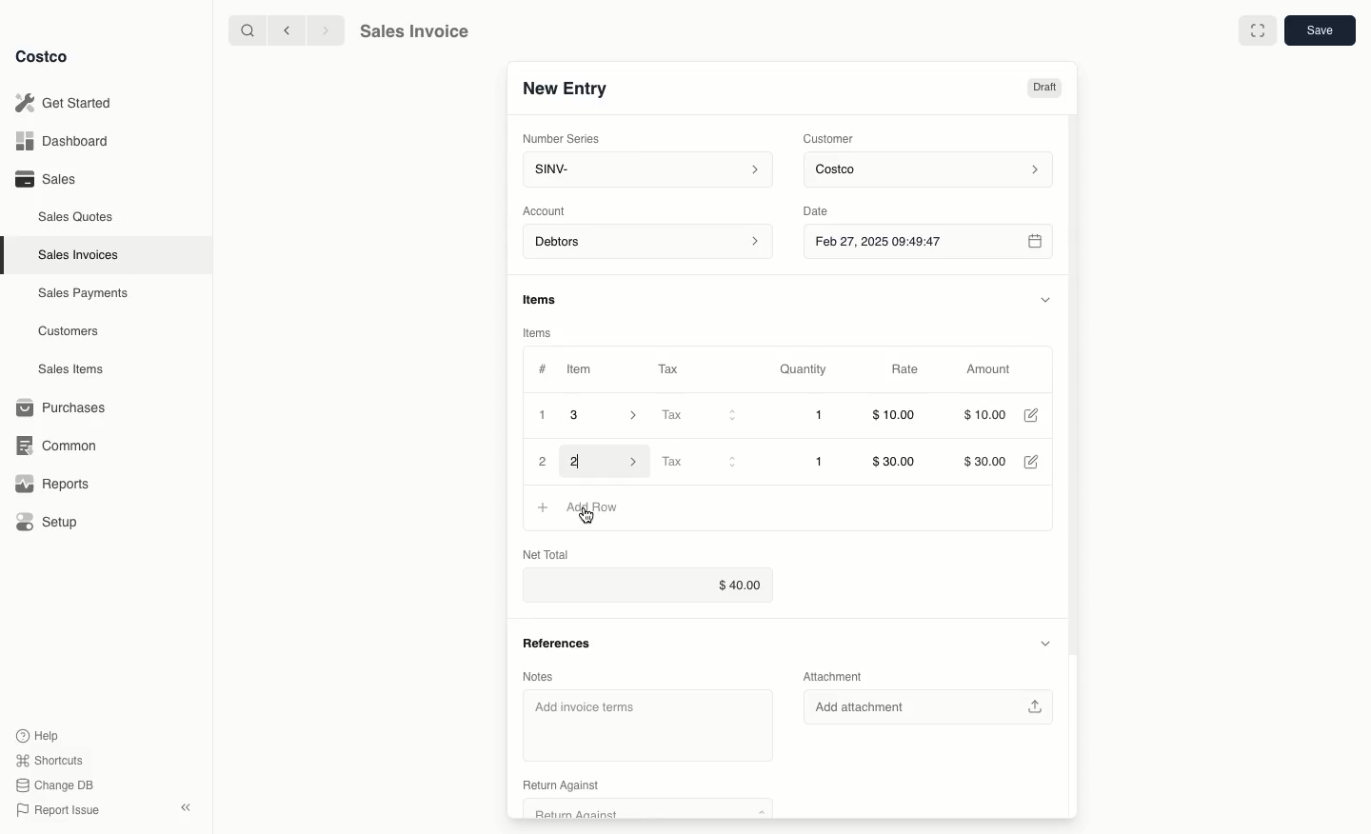 This screenshot has height=834, width=1371. Describe the element at coordinates (81, 254) in the screenshot. I see `Sales Invoices` at that location.